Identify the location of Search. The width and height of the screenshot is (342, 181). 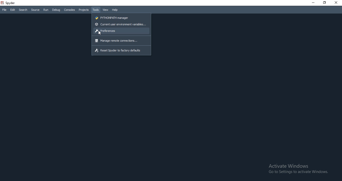
(23, 10).